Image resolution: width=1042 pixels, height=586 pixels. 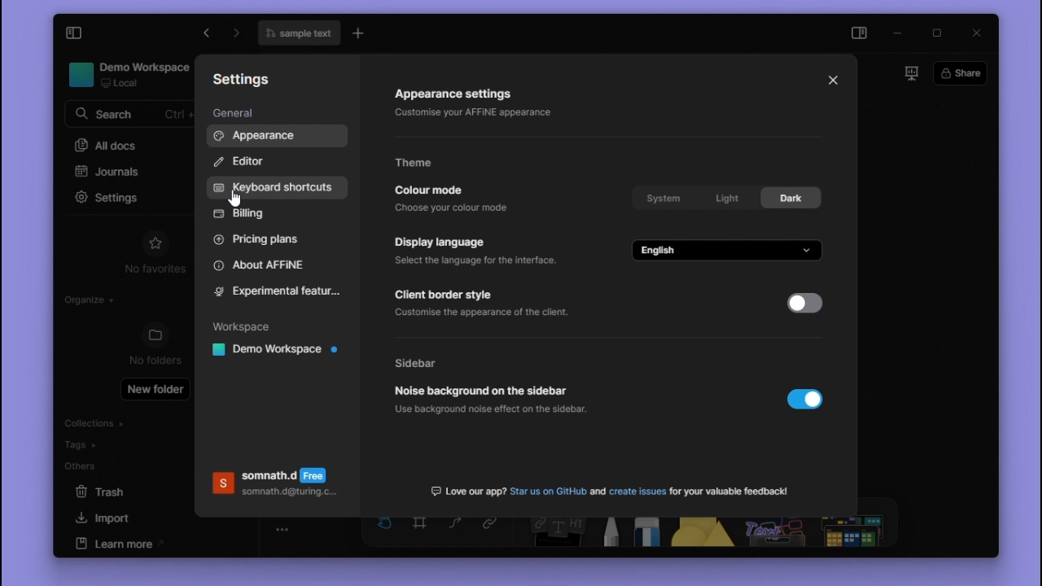 I want to click on side panel, so click(x=861, y=33).